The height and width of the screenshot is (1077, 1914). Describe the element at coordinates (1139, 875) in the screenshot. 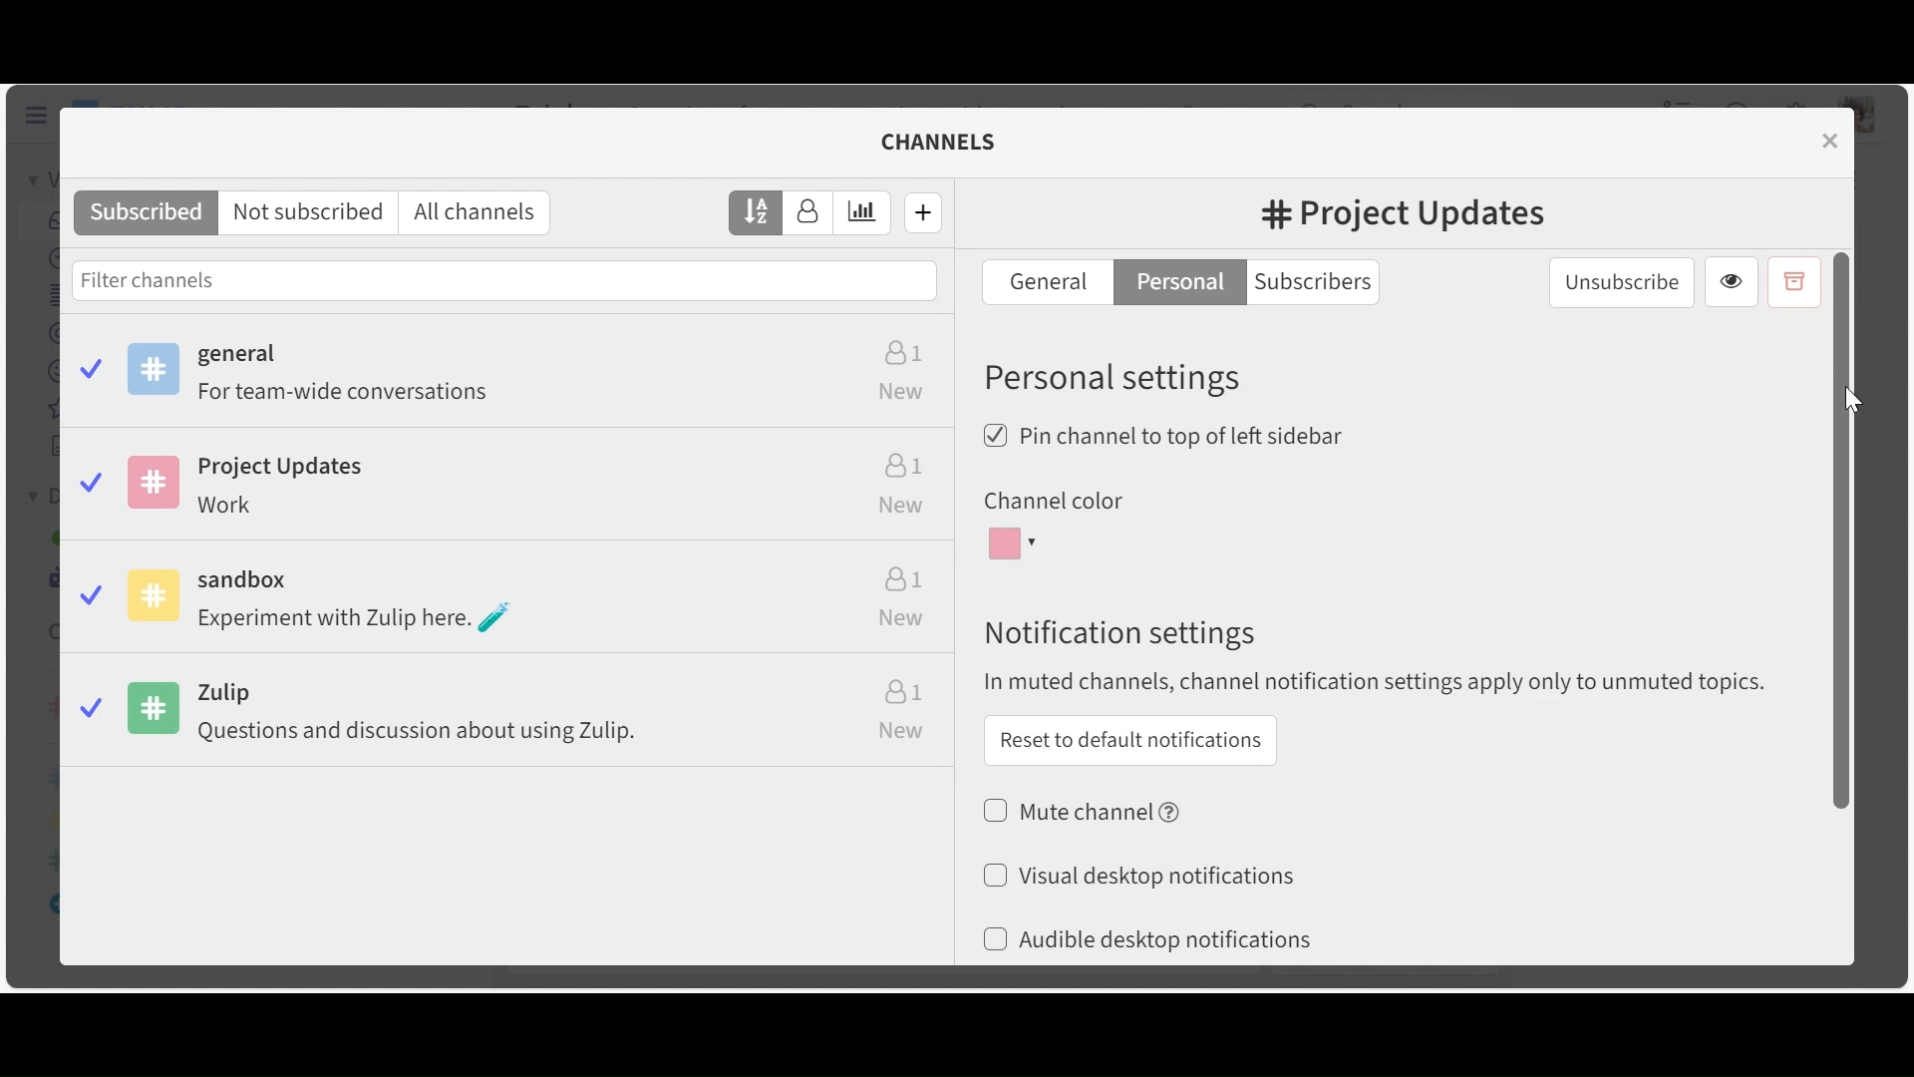

I see `(un)select desktop notifications` at that location.